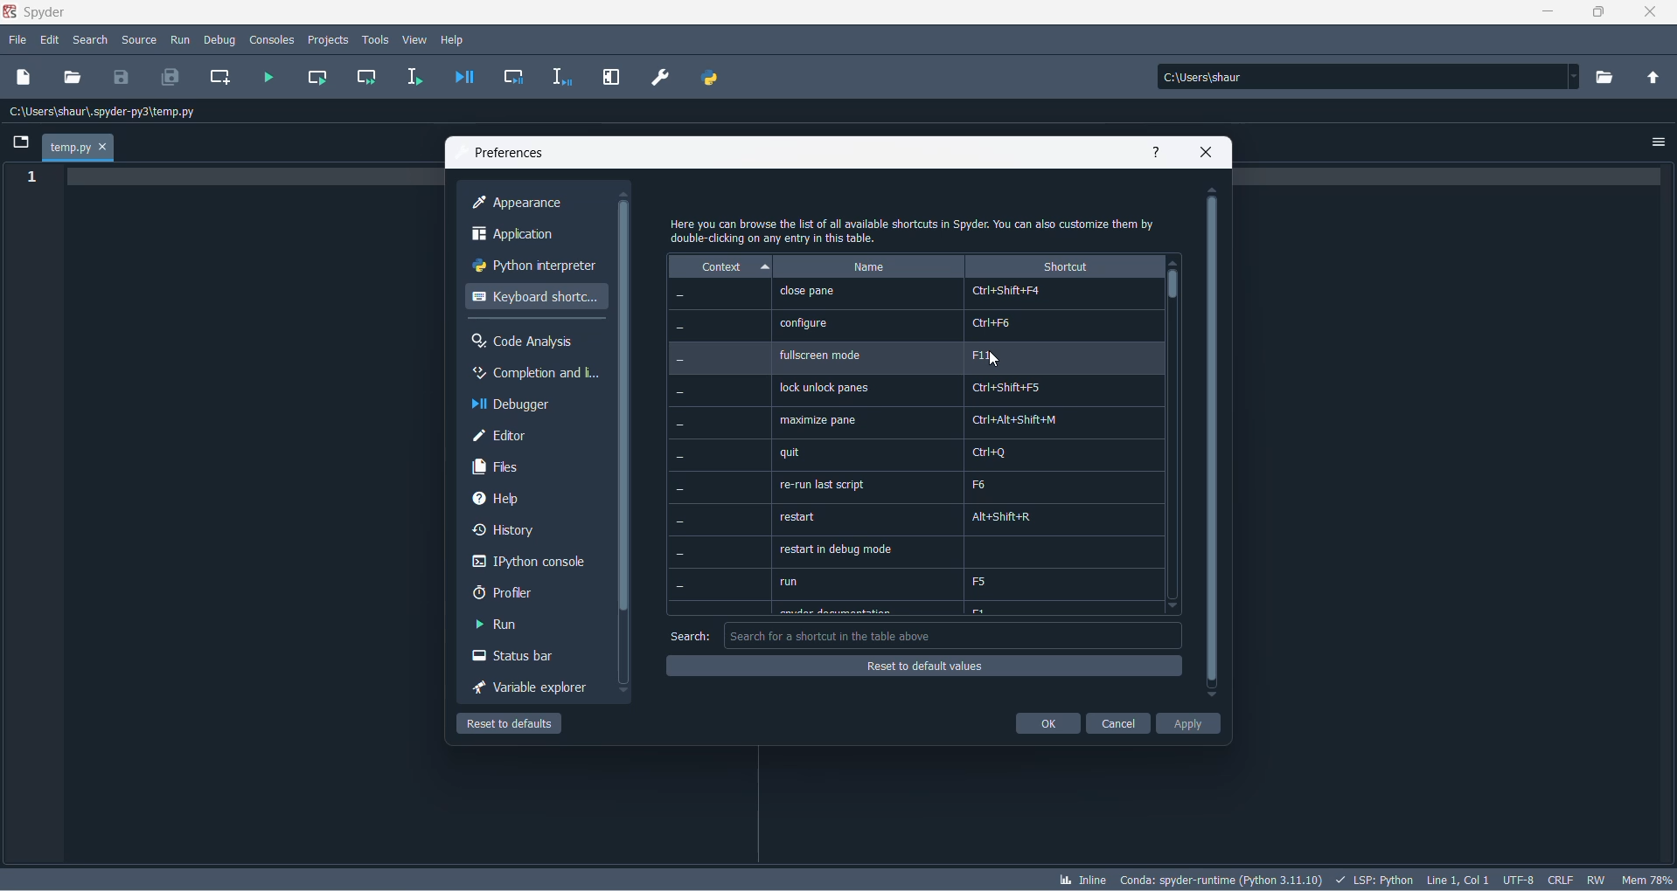 This screenshot has height=891, width=1677. What do you see at coordinates (678, 425) in the screenshot?
I see `-` at bounding box center [678, 425].